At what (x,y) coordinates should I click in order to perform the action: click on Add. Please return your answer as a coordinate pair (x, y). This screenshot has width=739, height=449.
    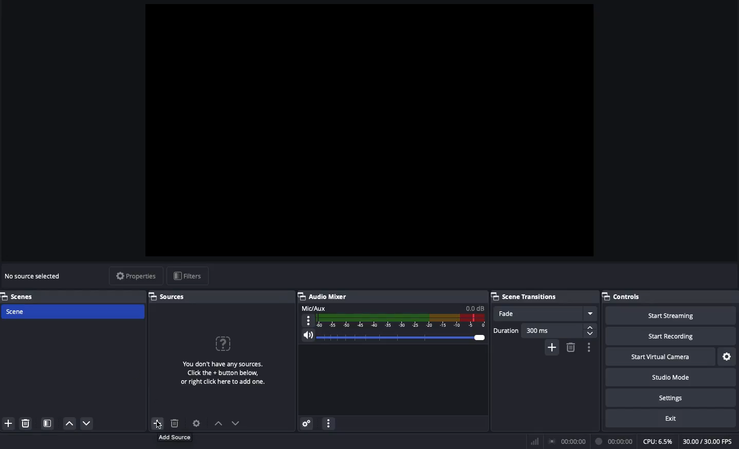
    Looking at the image, I should click on (552, 347).